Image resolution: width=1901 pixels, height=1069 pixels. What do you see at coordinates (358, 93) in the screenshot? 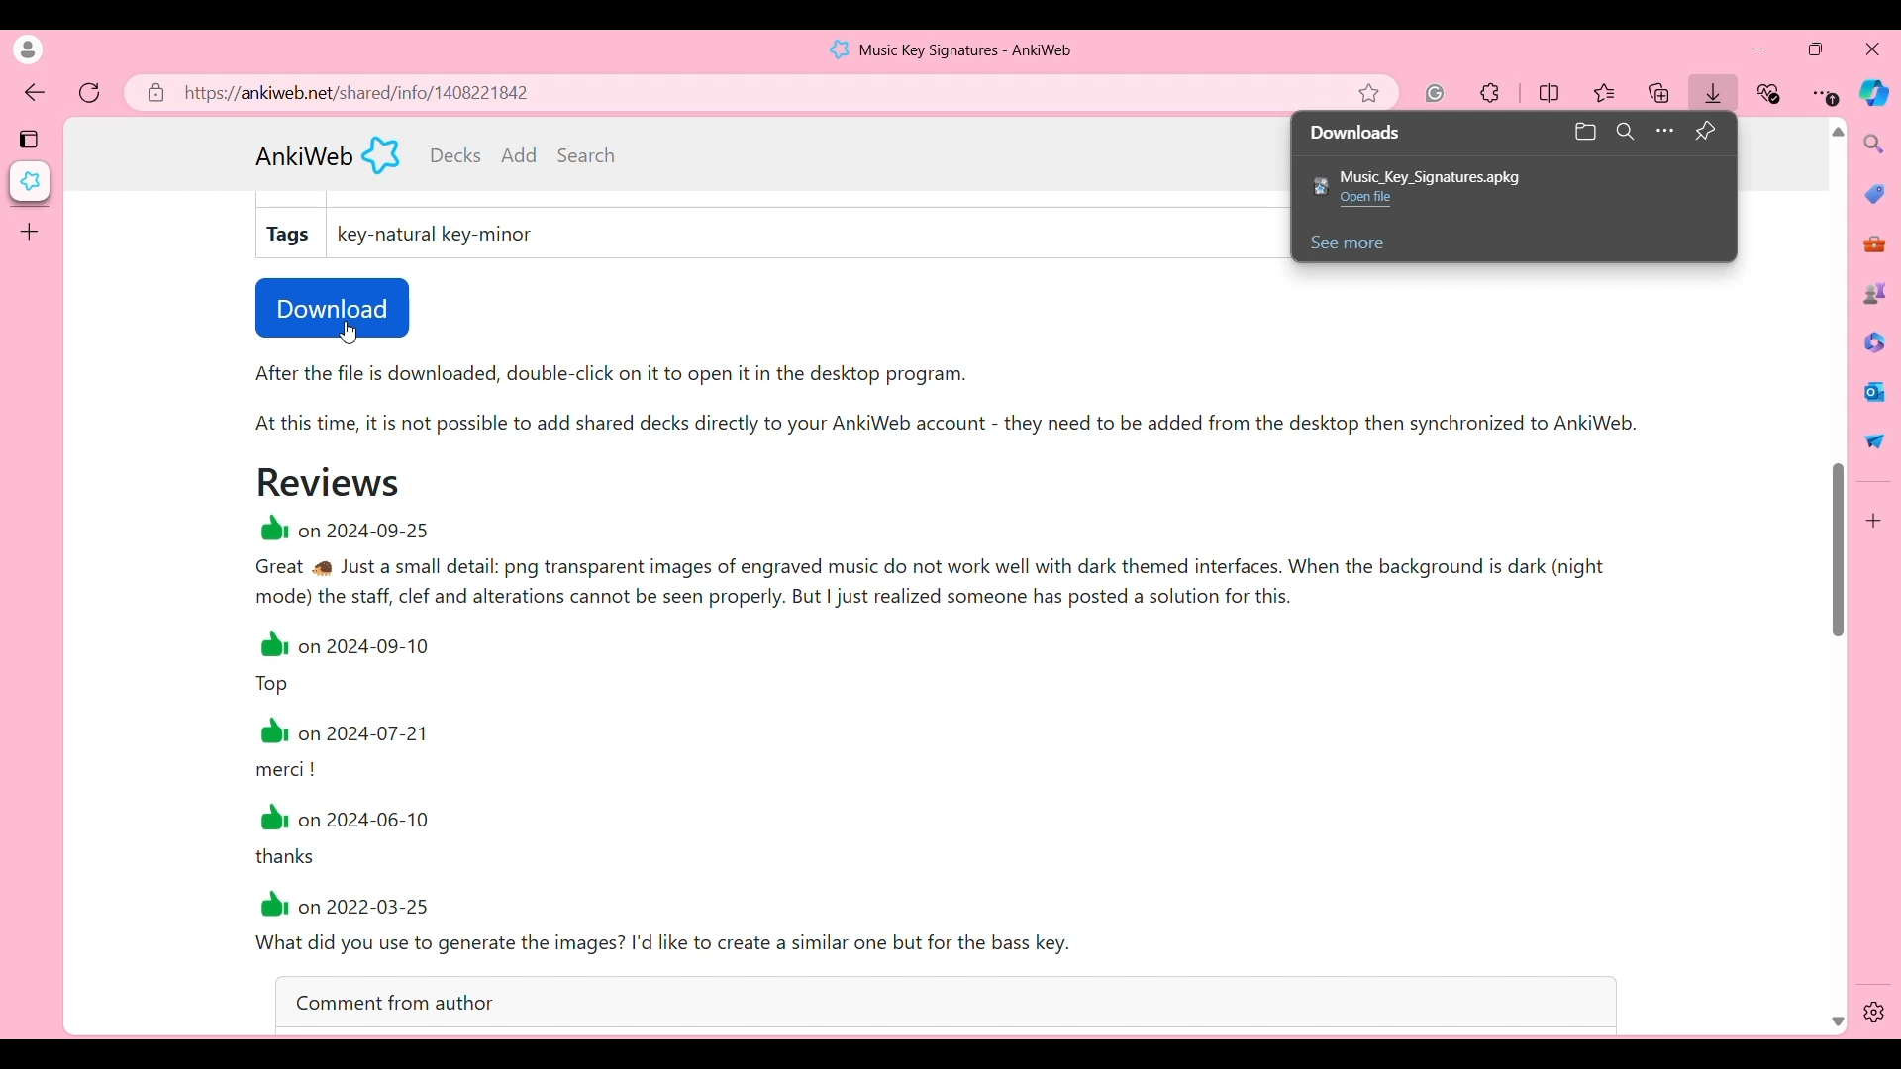
I see `https://ankiweb.net/shared/info/1408221842` at bounding box center [358, 93].